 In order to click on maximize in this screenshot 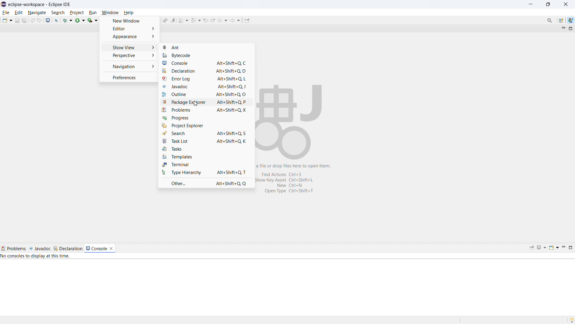, I will do `click(570, 29)`.